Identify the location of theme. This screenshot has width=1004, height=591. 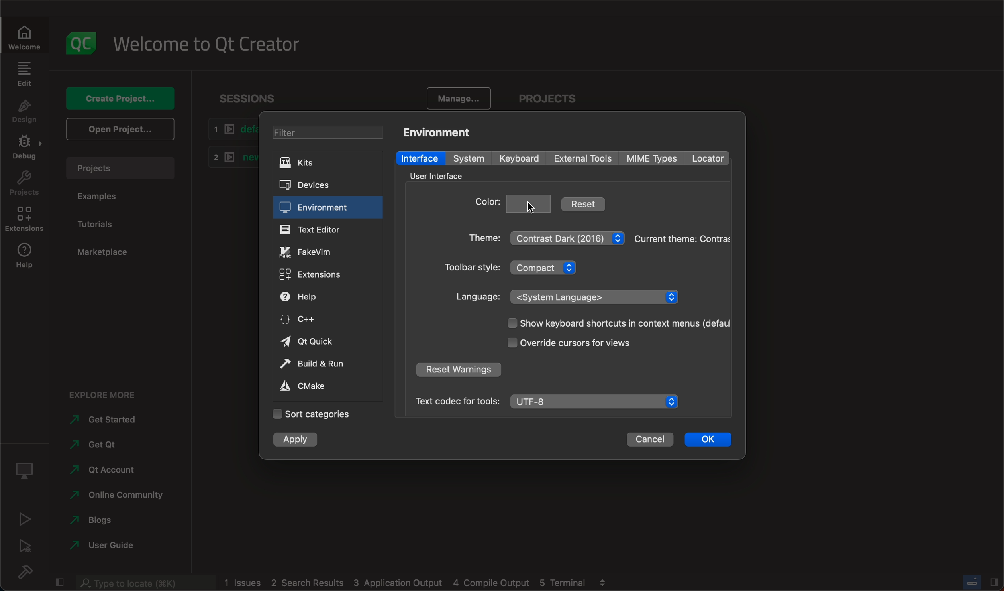
(682, 238).